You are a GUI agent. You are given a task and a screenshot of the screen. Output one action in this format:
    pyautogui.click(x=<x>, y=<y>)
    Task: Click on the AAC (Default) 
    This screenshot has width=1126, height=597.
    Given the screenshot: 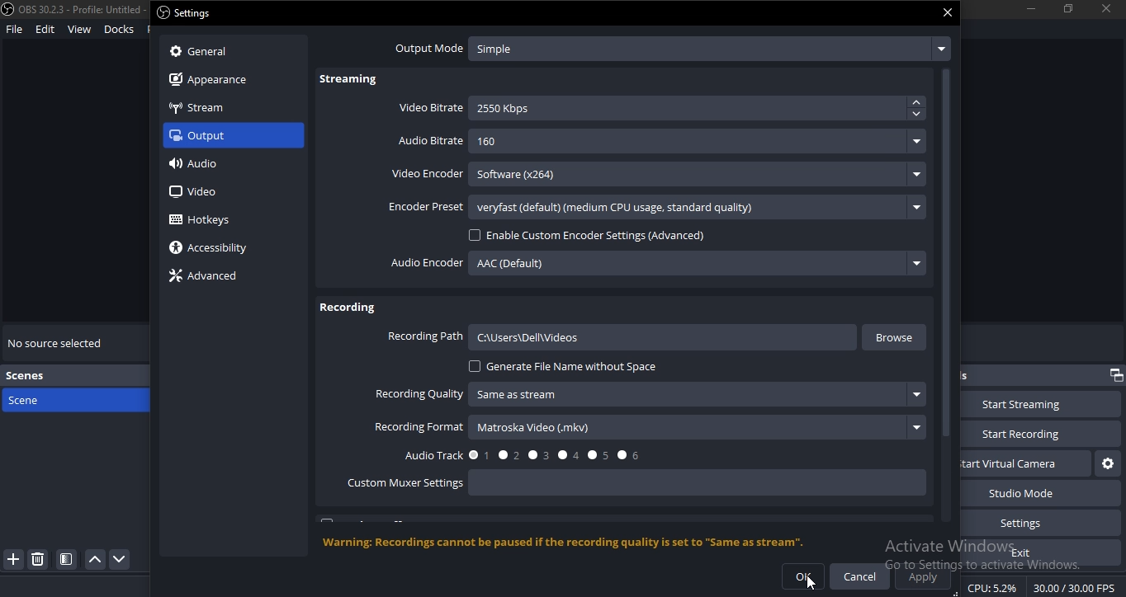 What is the action you would take?
    pyautogui.click(x=699, y=265)
    